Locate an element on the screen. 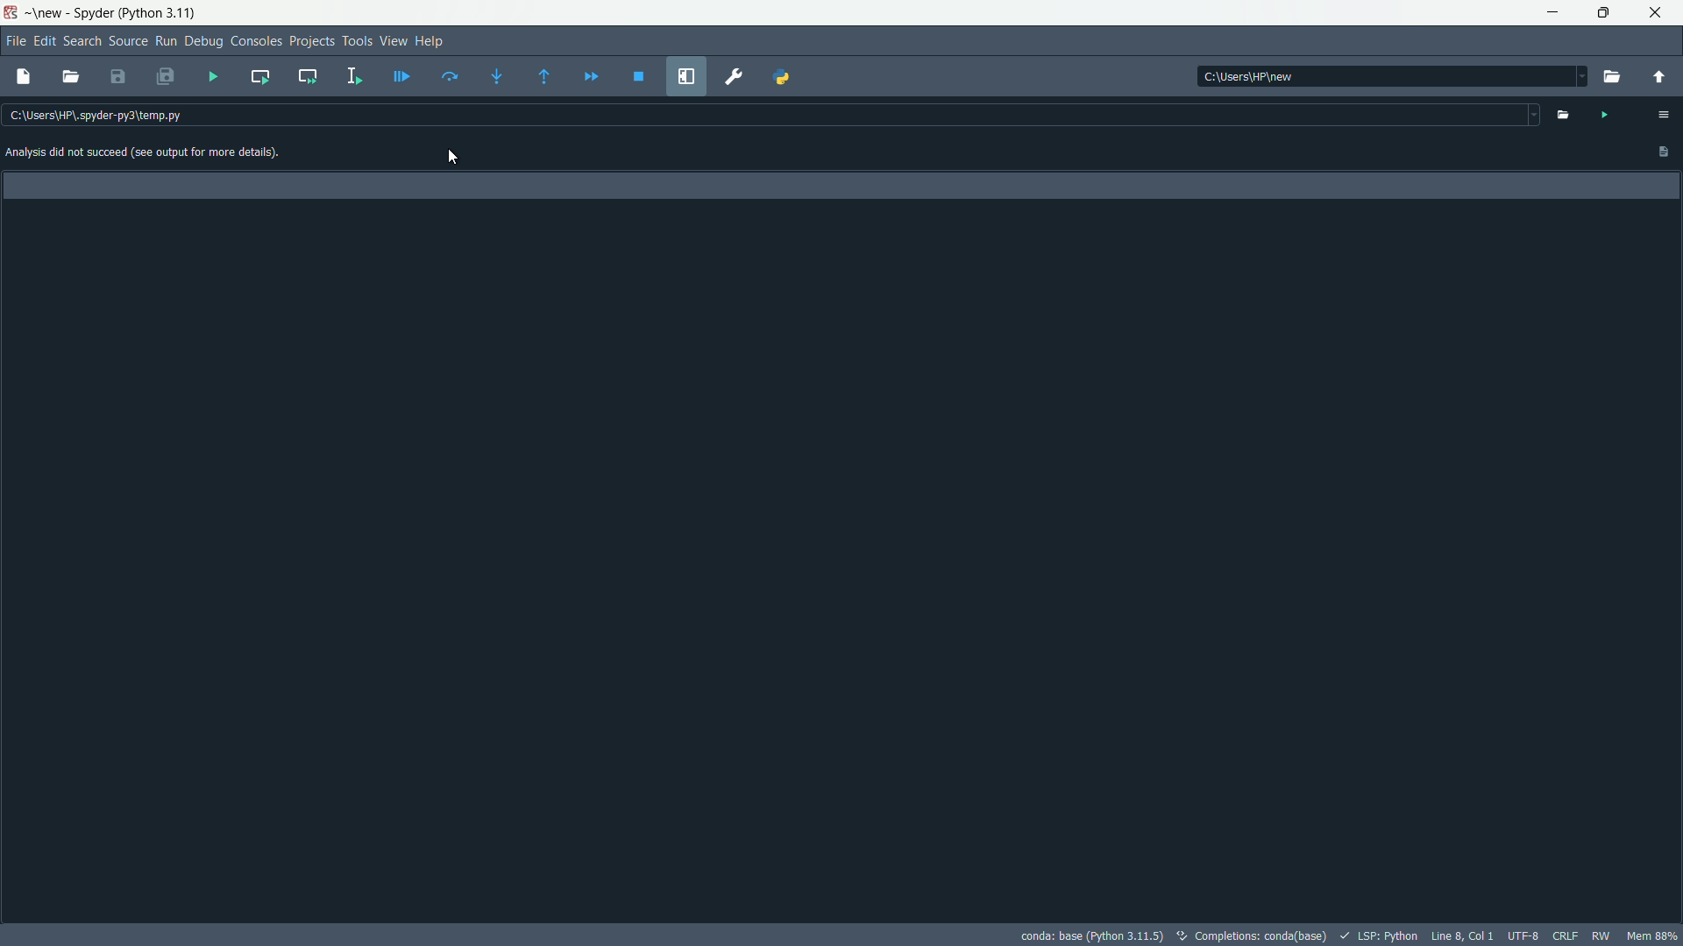  stop debugging is located at coordinates (639, 76).